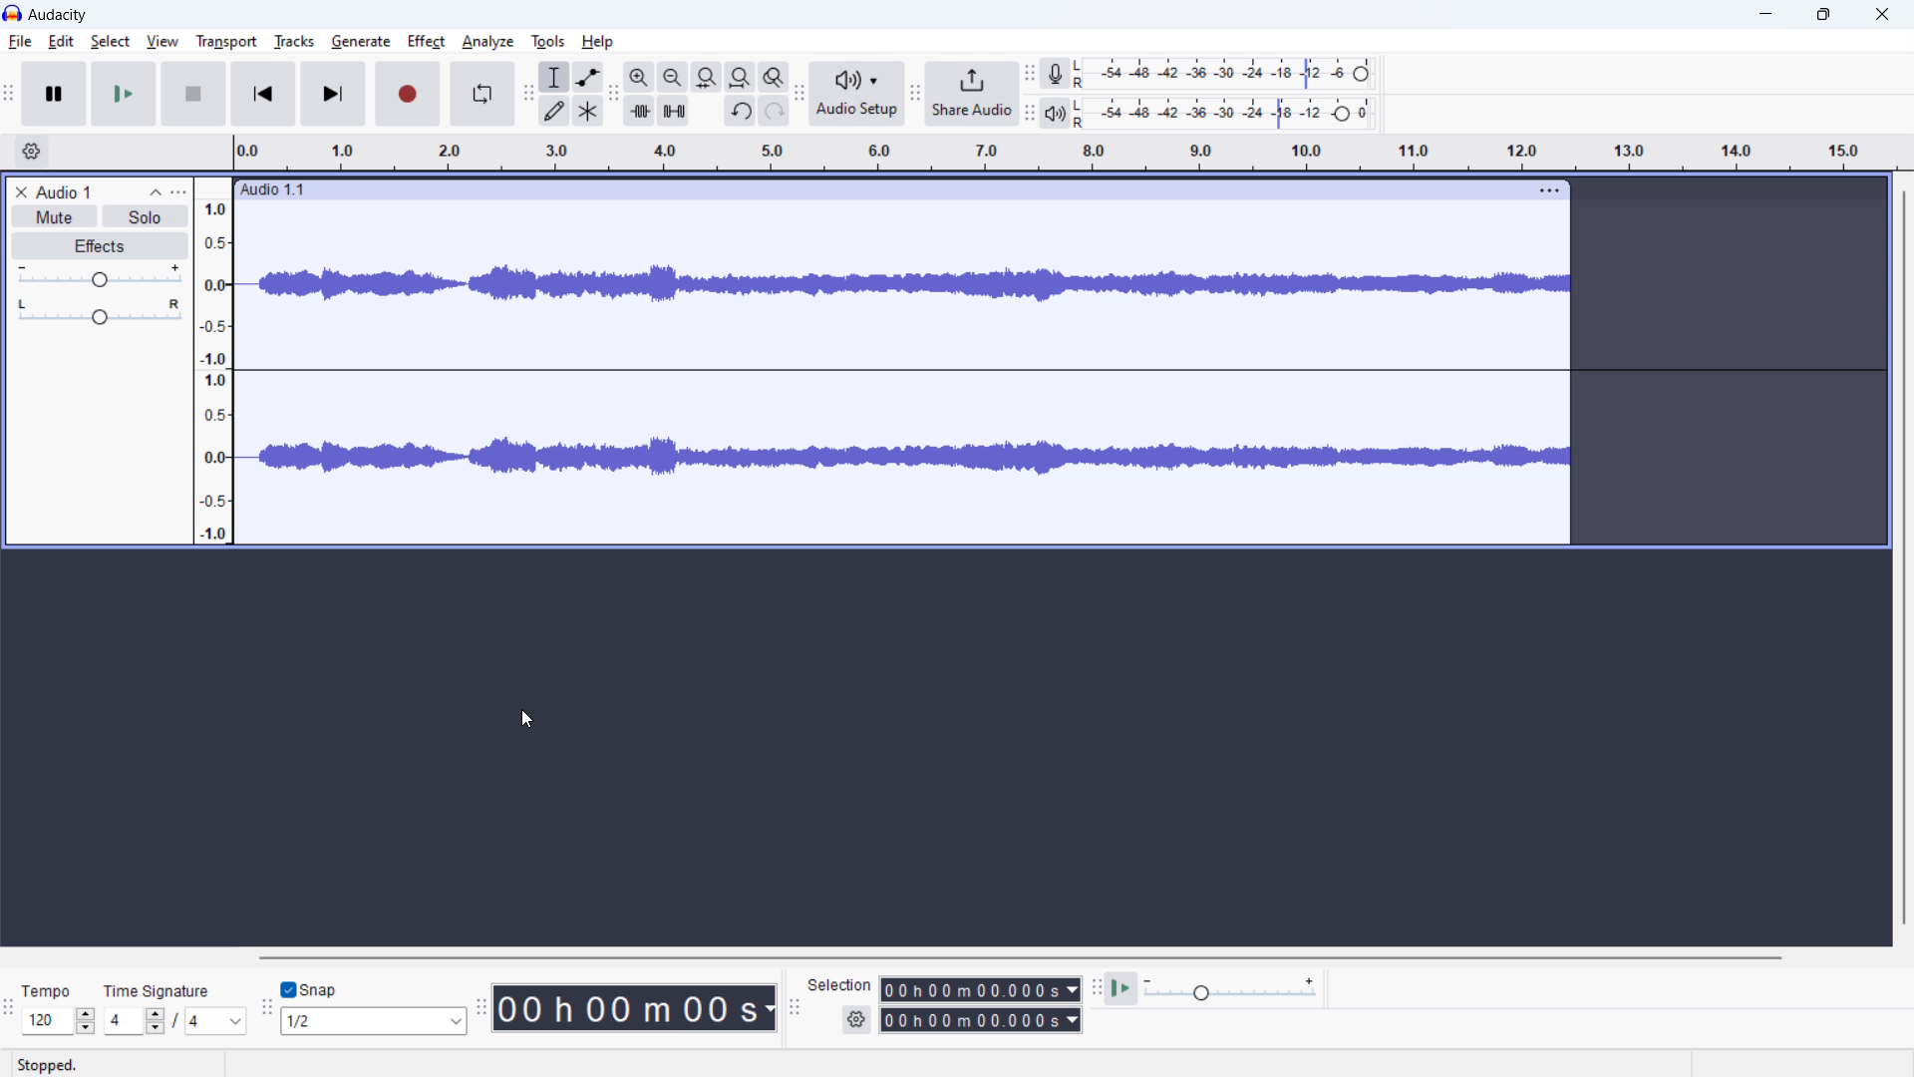 This screenshot has width=1914, height=1077. Describe the element at coordinates (1232, 990) in the screenshot. I see `playback speed` at that location.